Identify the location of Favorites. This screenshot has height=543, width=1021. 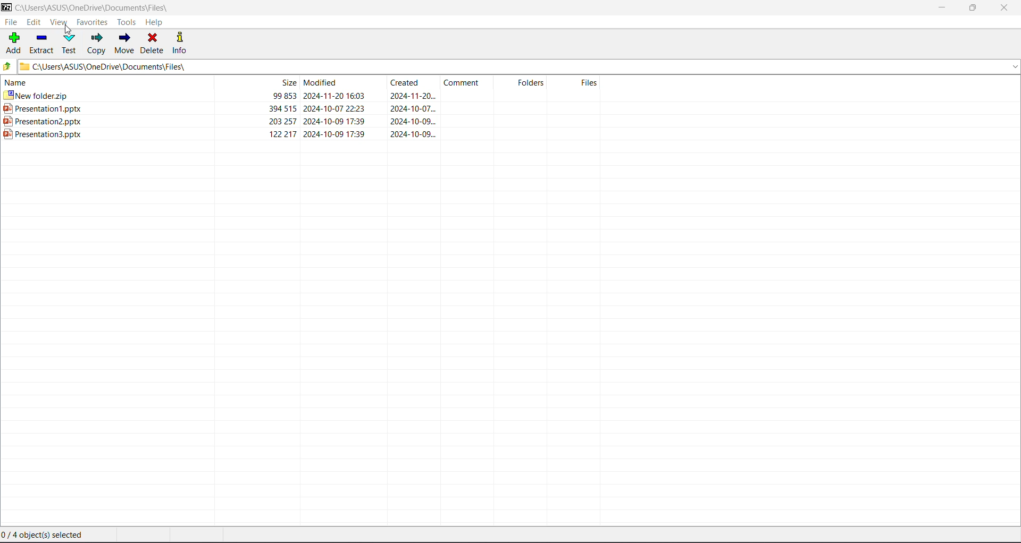
(93, 22).